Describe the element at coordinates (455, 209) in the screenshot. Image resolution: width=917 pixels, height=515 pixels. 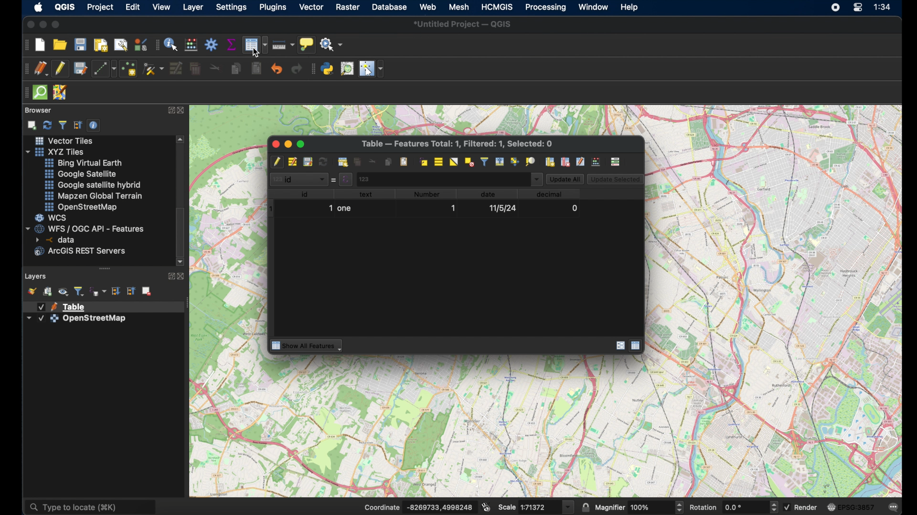
I see `1` at that location.